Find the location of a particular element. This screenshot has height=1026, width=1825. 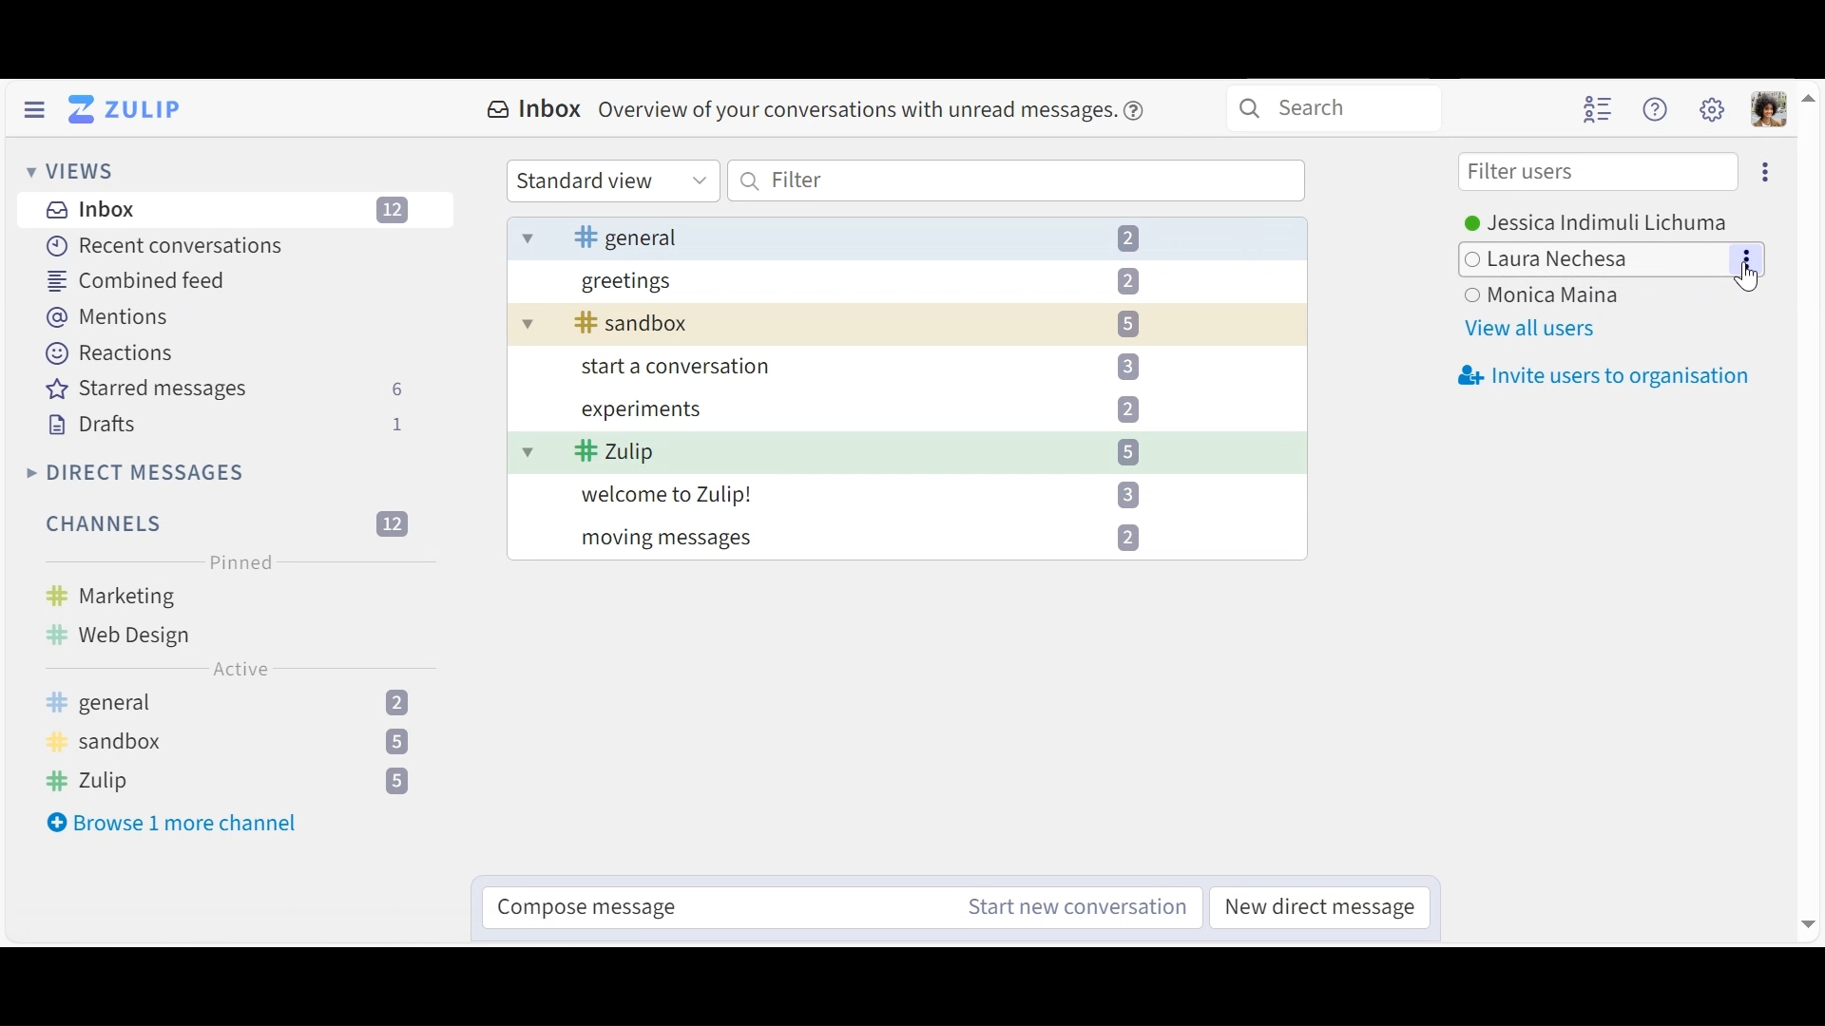

Hide user list is located at coordinates (1595, 108).